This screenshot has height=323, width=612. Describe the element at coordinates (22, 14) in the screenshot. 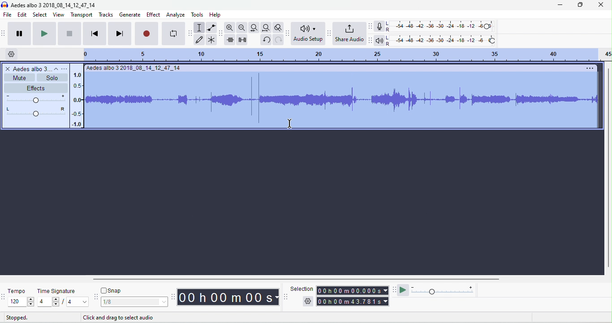

I see `edit` at that location.